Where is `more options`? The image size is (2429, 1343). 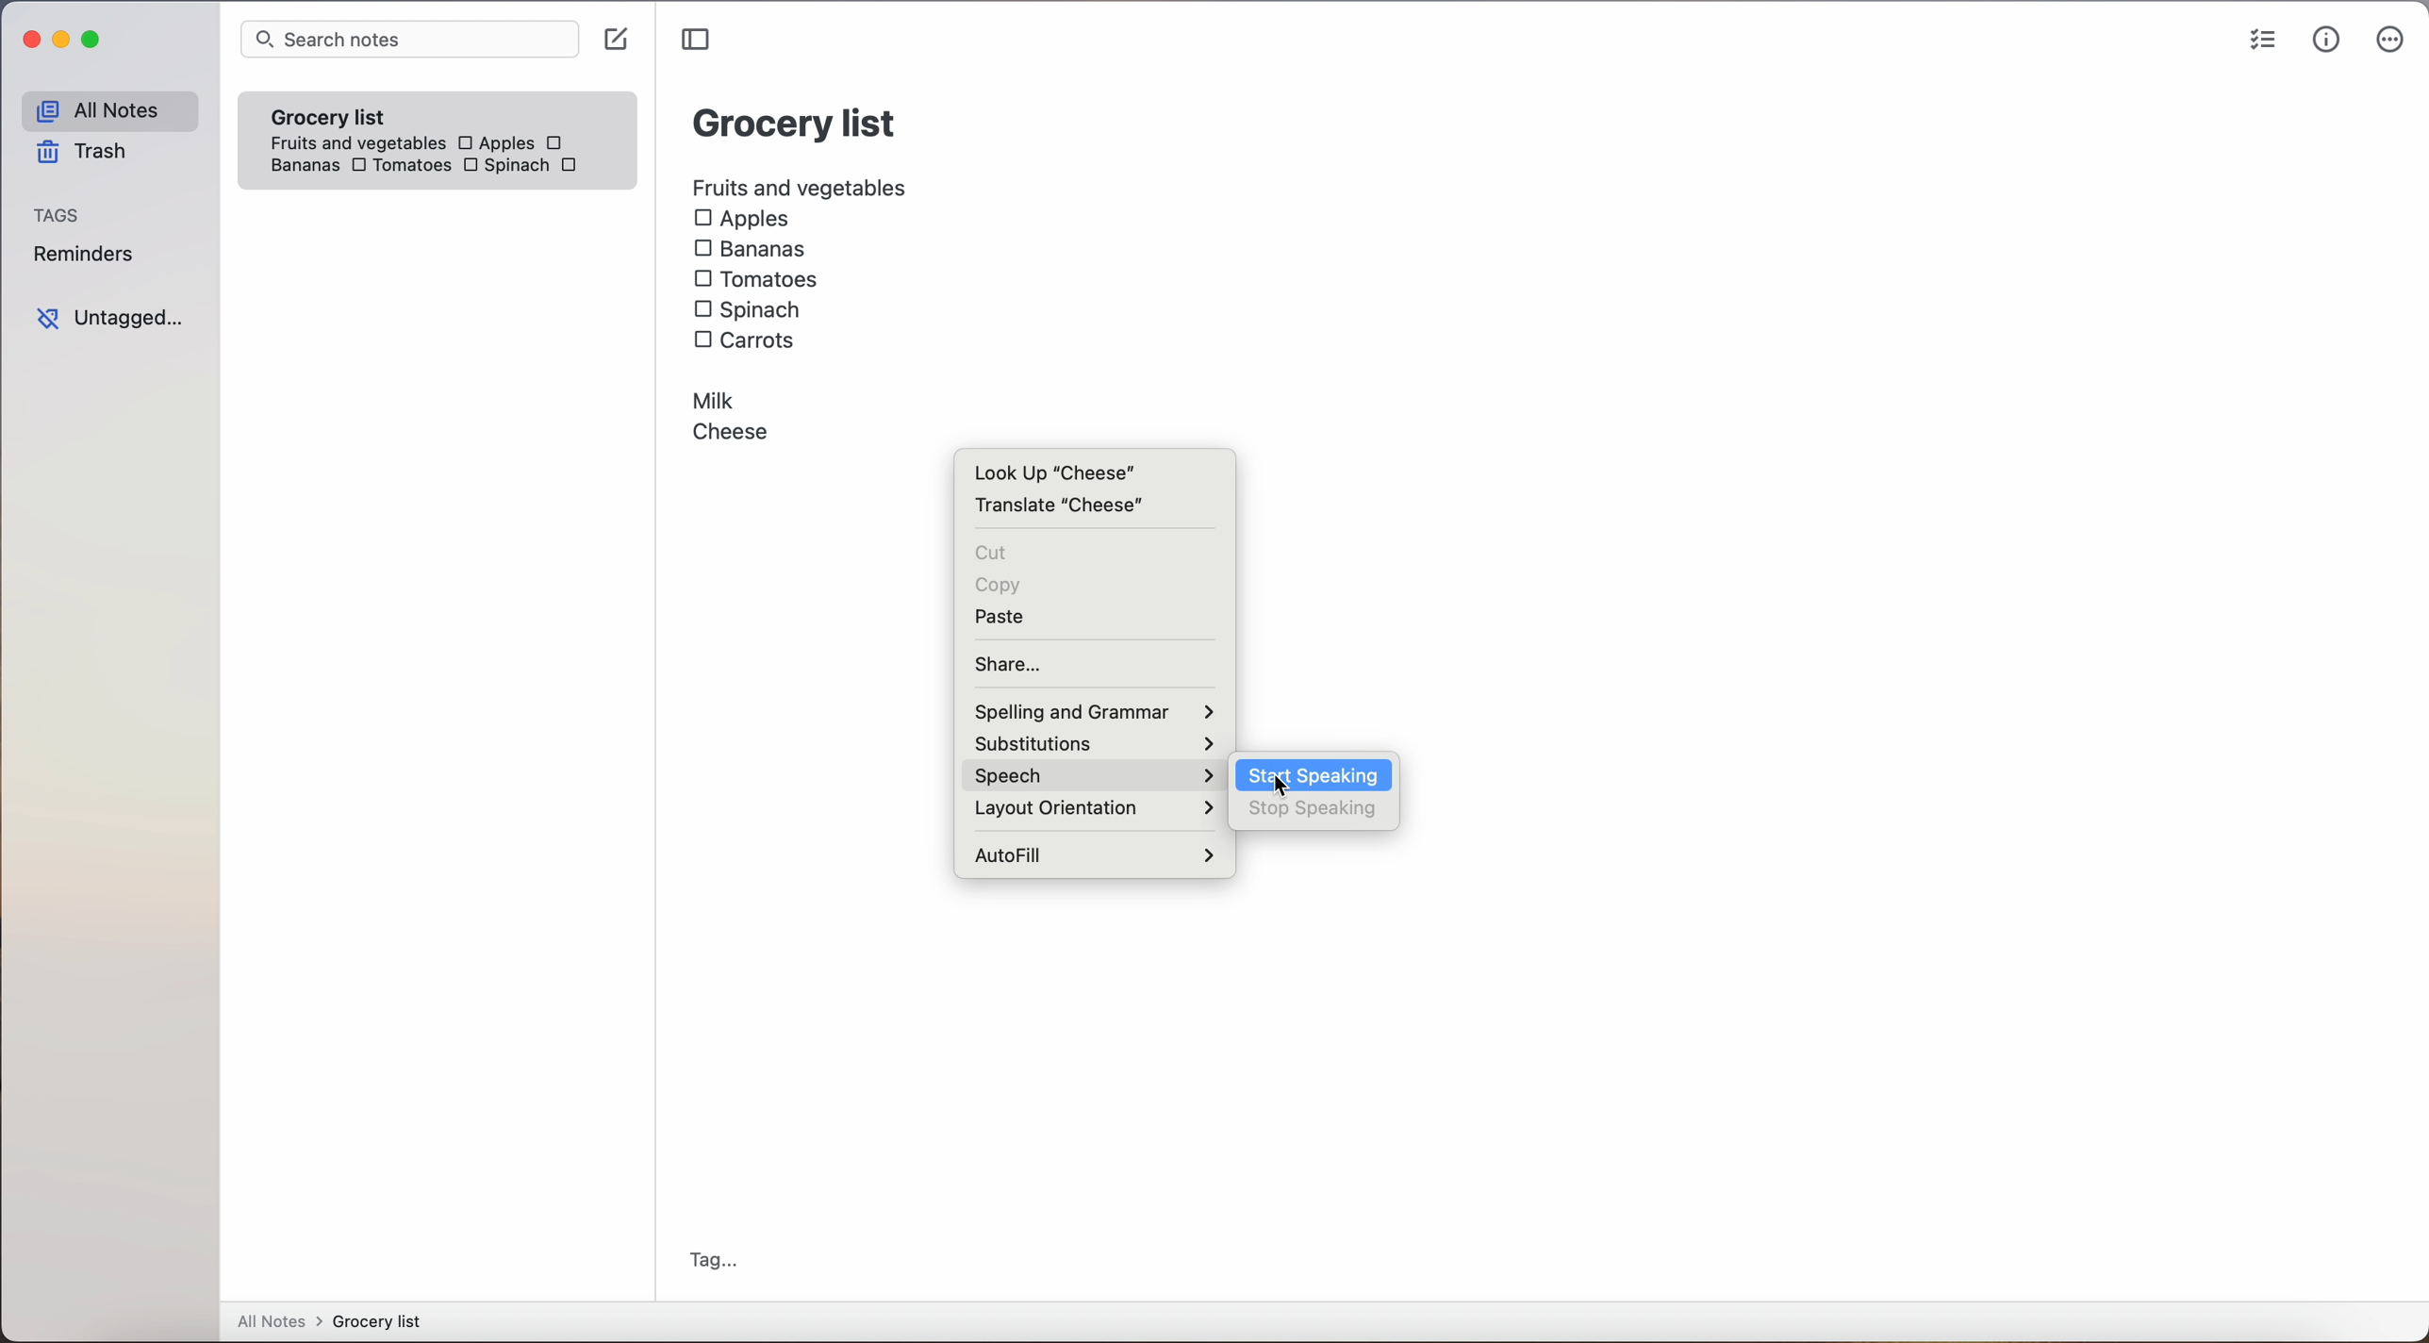
more options is located at coordinates (2389, 41).